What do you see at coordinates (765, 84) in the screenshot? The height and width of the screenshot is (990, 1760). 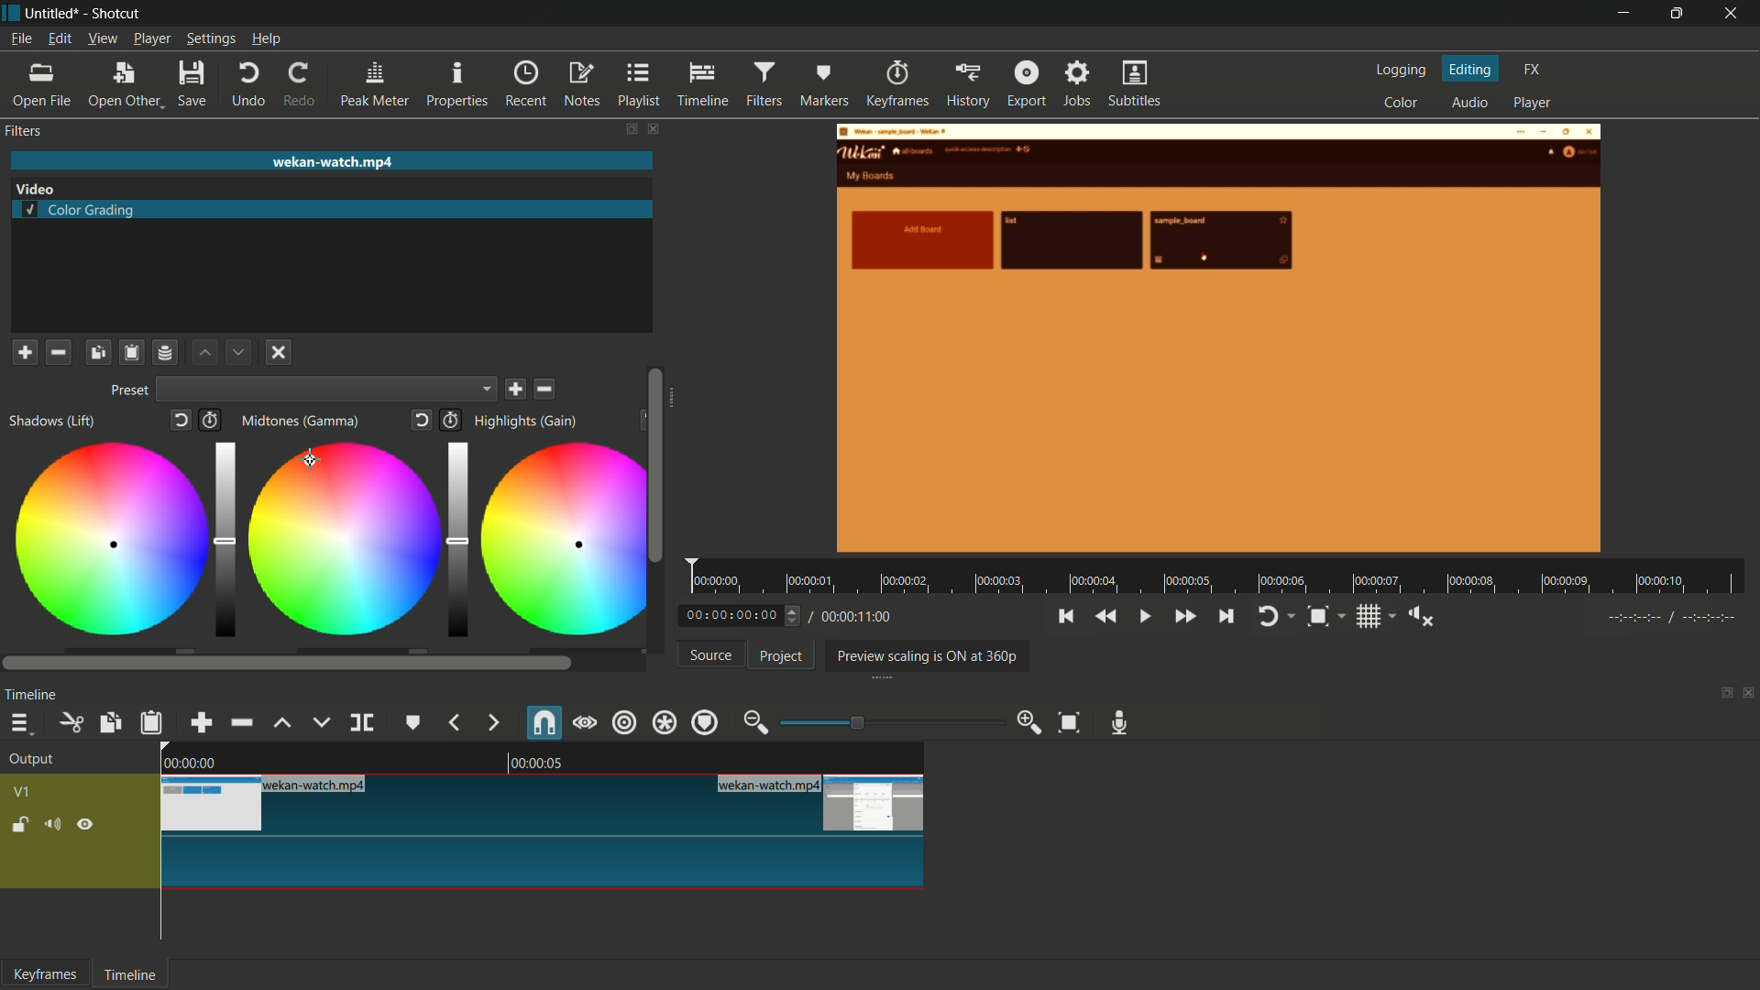 I see `filters` at bounding box center [765, 84].